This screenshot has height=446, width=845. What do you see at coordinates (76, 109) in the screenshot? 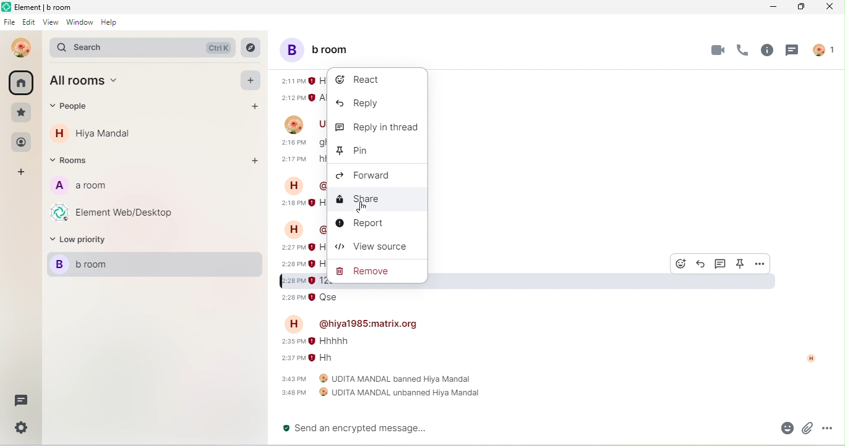
I see `people` at bounding box center [76, 109].